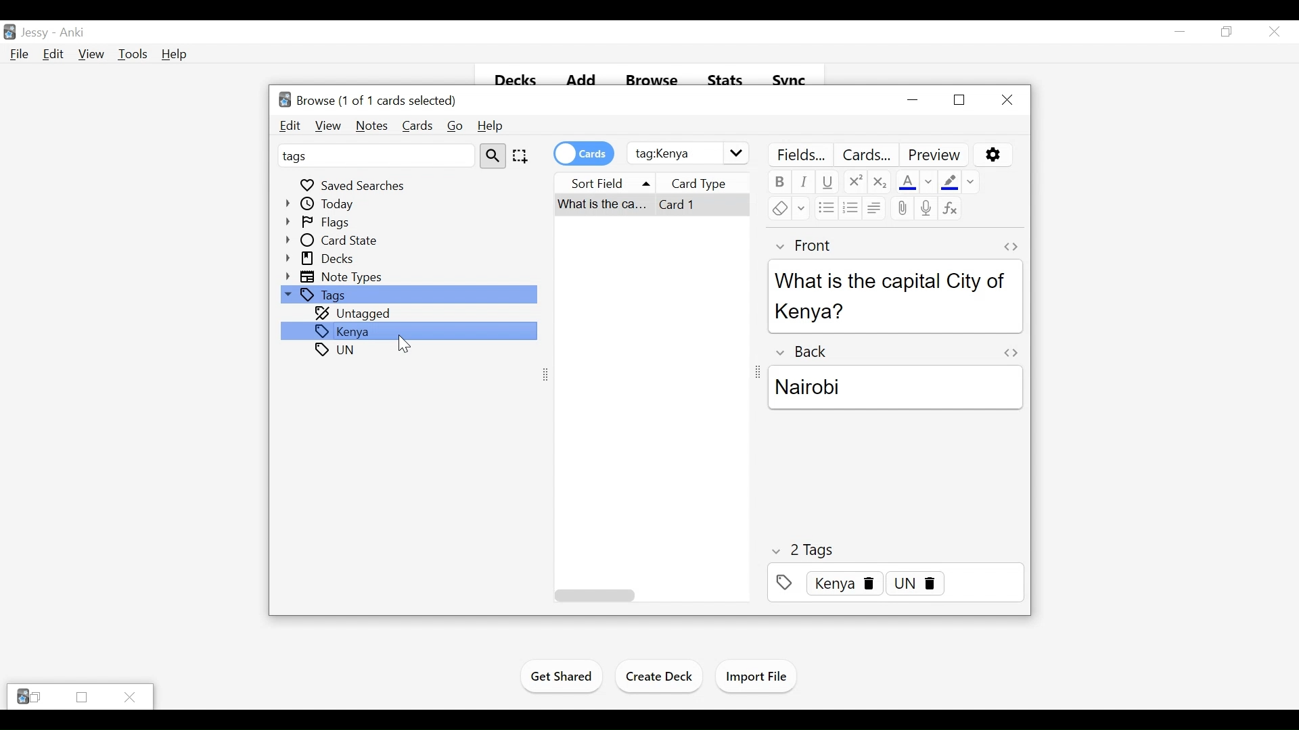 This screenshot has height=730, width=1299. Describe the element at coordinates (854, 182) in the screenshot. I see `Superscript` at that location.